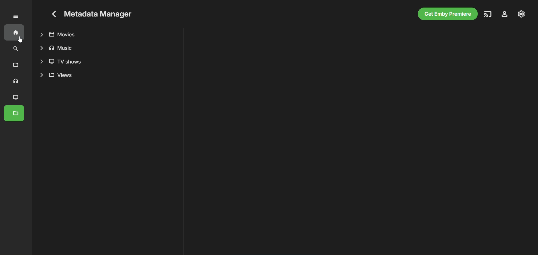  I want to click on TV shows, so click(60, 61).